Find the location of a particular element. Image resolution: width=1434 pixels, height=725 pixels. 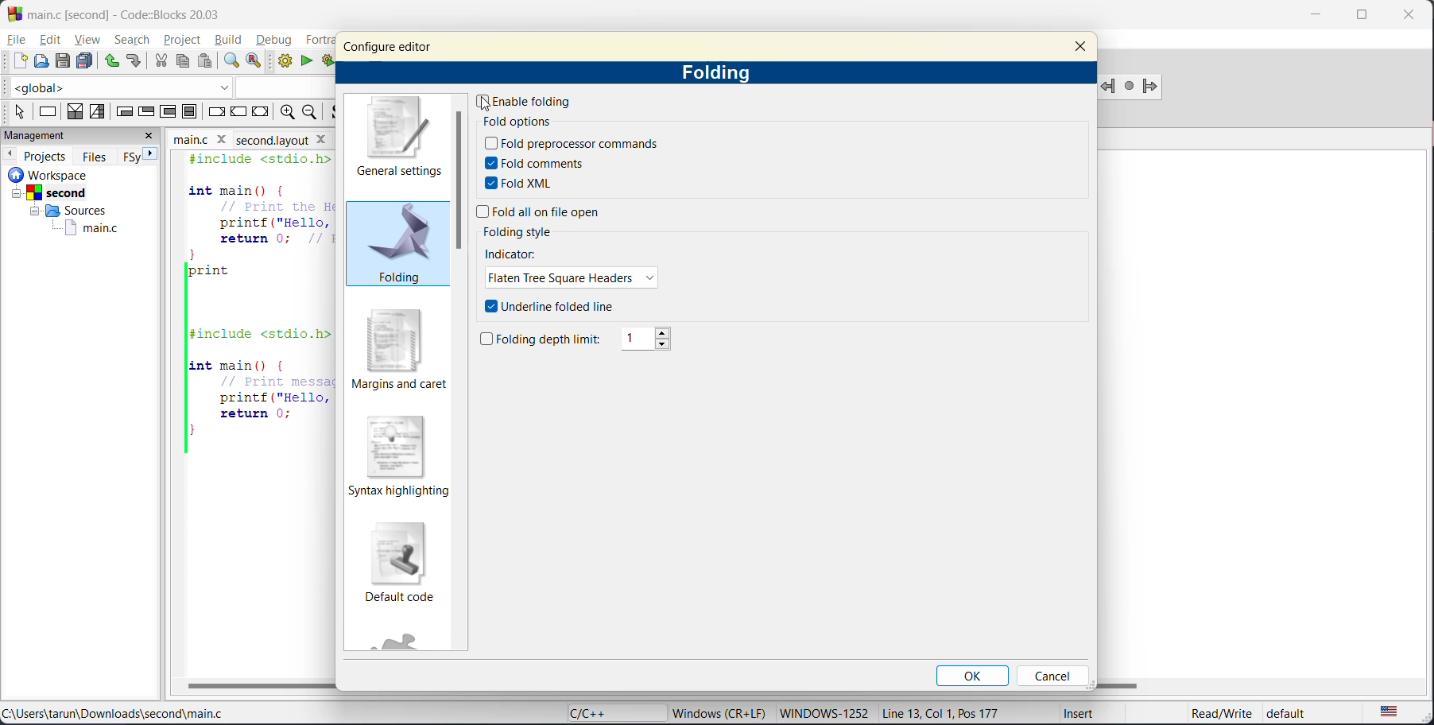

project is located at coordinates (182, 40).